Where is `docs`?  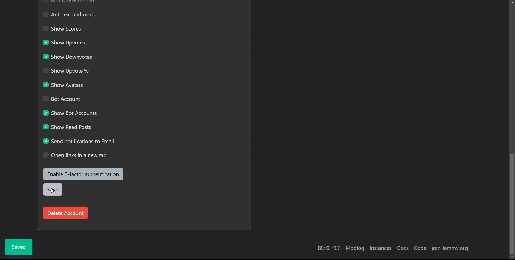 docs is located at coordinates (402, 248).